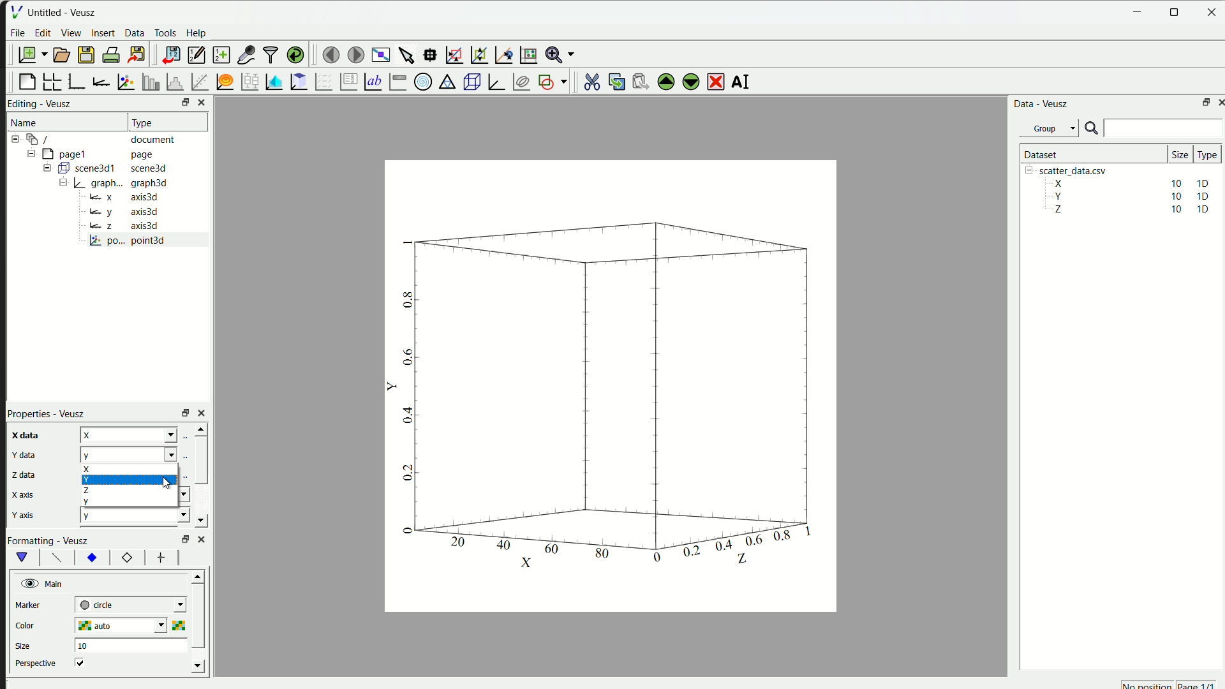 This screenshot has width=1225, height=689. Describe the element at coordinates (183, 412) in the screenshot. I see `rezise` at that location.